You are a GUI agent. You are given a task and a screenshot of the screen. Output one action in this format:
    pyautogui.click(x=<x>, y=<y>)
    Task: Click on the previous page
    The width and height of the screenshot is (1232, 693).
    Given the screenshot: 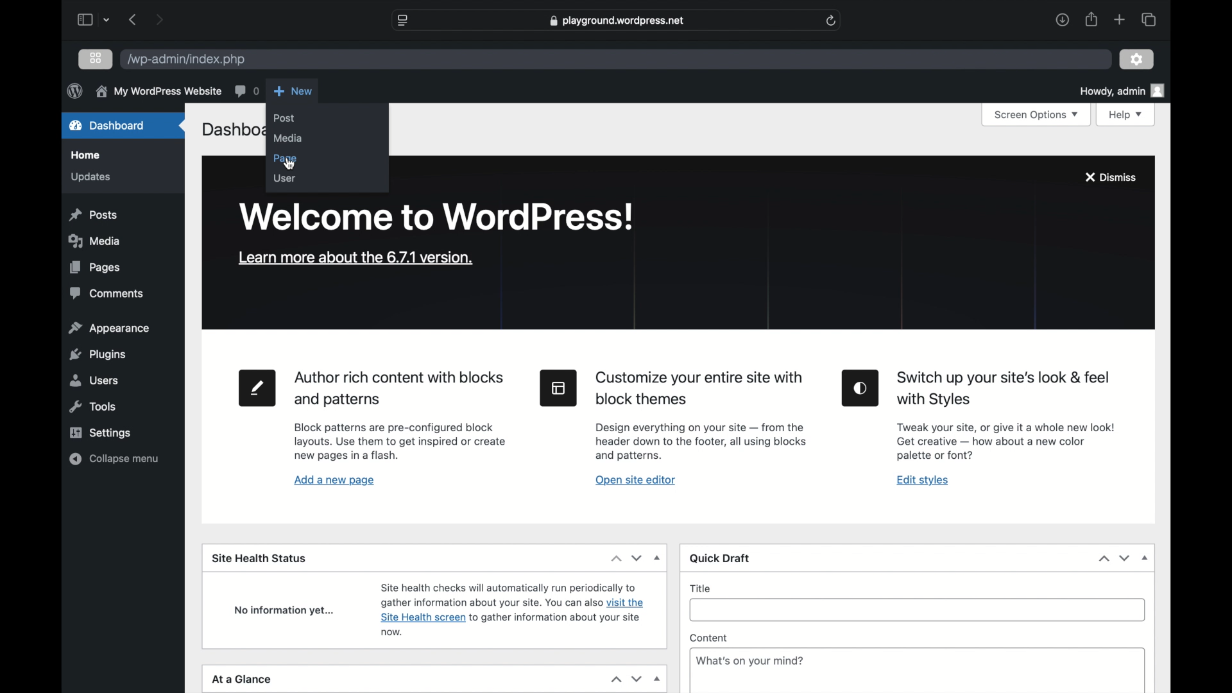 What is the action you would take?
    pyautogui.click(x=133, y=20)
    